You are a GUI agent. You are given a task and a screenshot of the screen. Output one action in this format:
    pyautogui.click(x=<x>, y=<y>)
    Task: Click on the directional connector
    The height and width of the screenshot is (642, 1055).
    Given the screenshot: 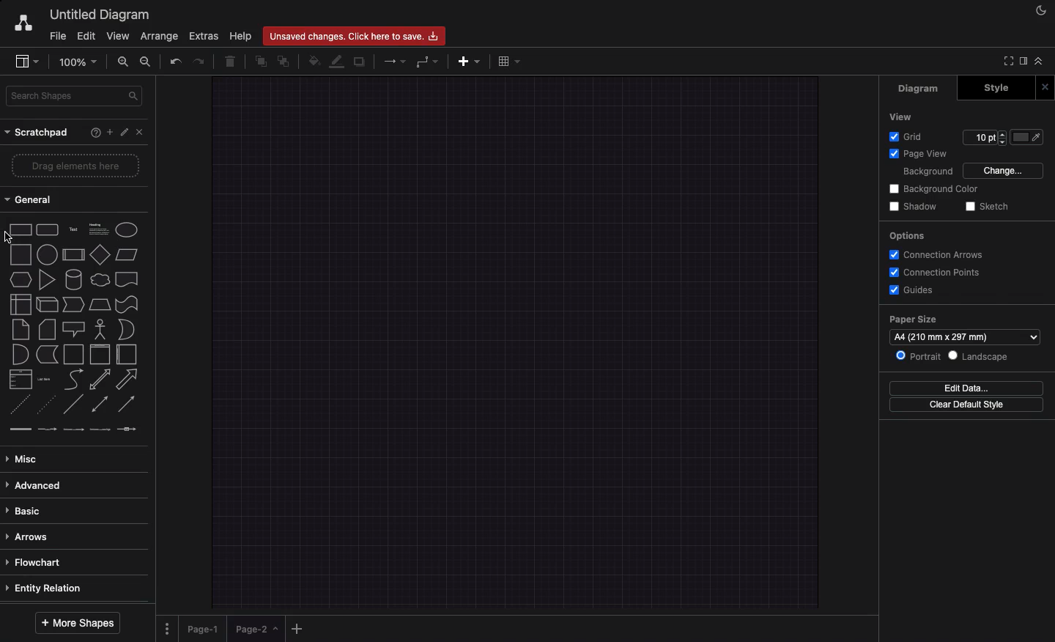 What is the action you would take?
    pyautogui.click(x=128, y=405)
    